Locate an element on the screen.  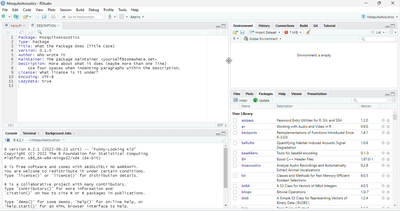
1.2.4 is located at coordinates (365, 198).